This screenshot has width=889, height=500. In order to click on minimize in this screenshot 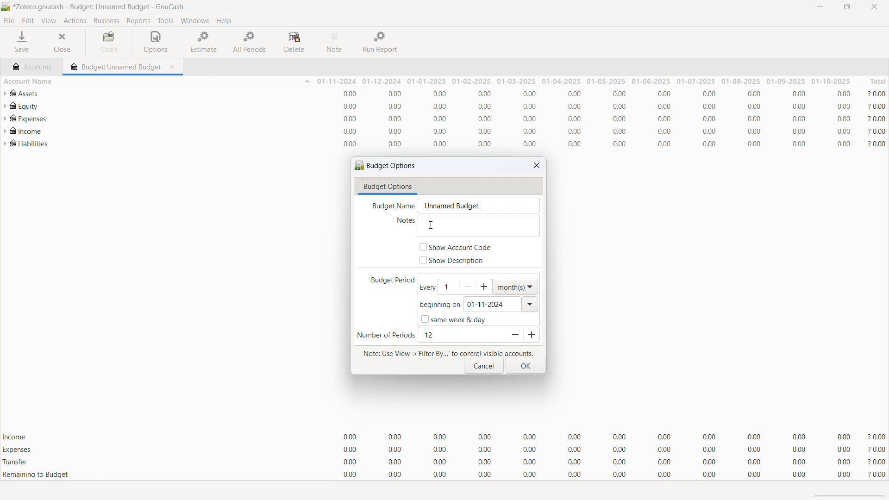, I will do `click(819, 7)`.